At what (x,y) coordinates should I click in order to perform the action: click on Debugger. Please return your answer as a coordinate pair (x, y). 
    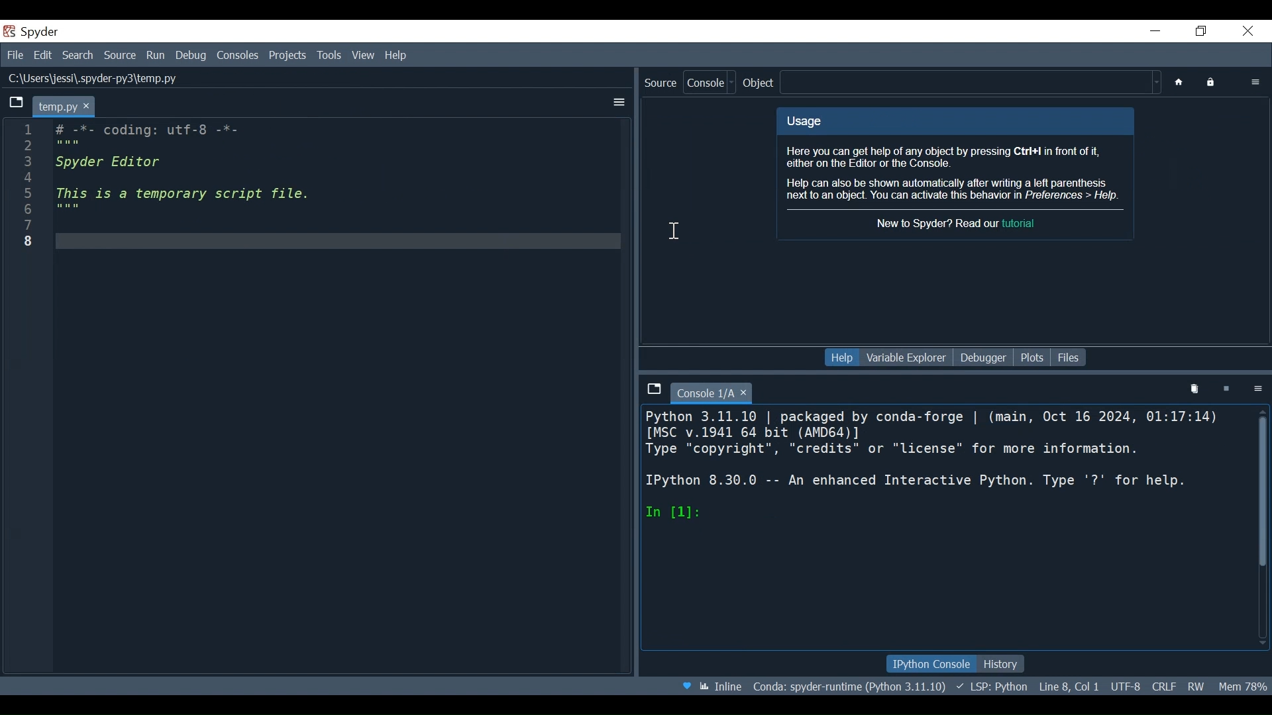
    Looking at the image, I should click on (983, 358).